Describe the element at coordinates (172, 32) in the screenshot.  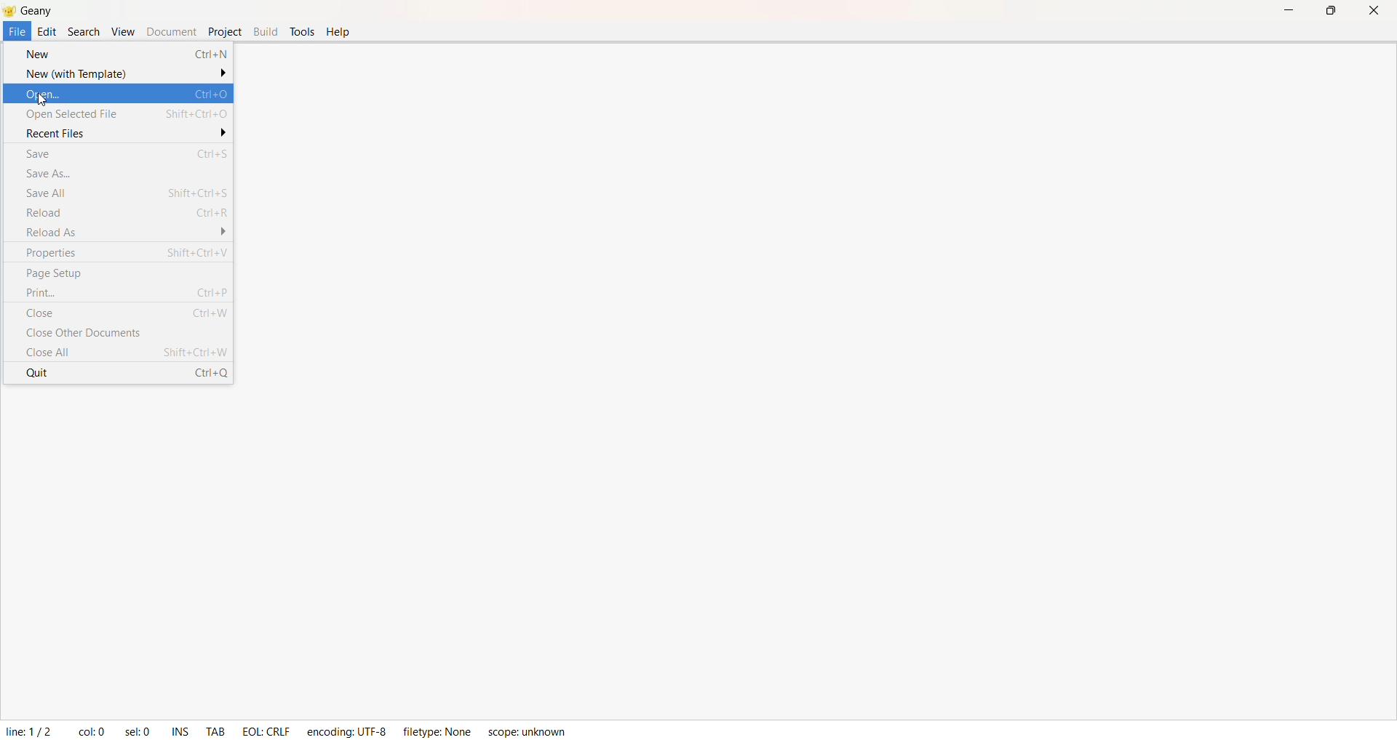
I see `Document` at that location.